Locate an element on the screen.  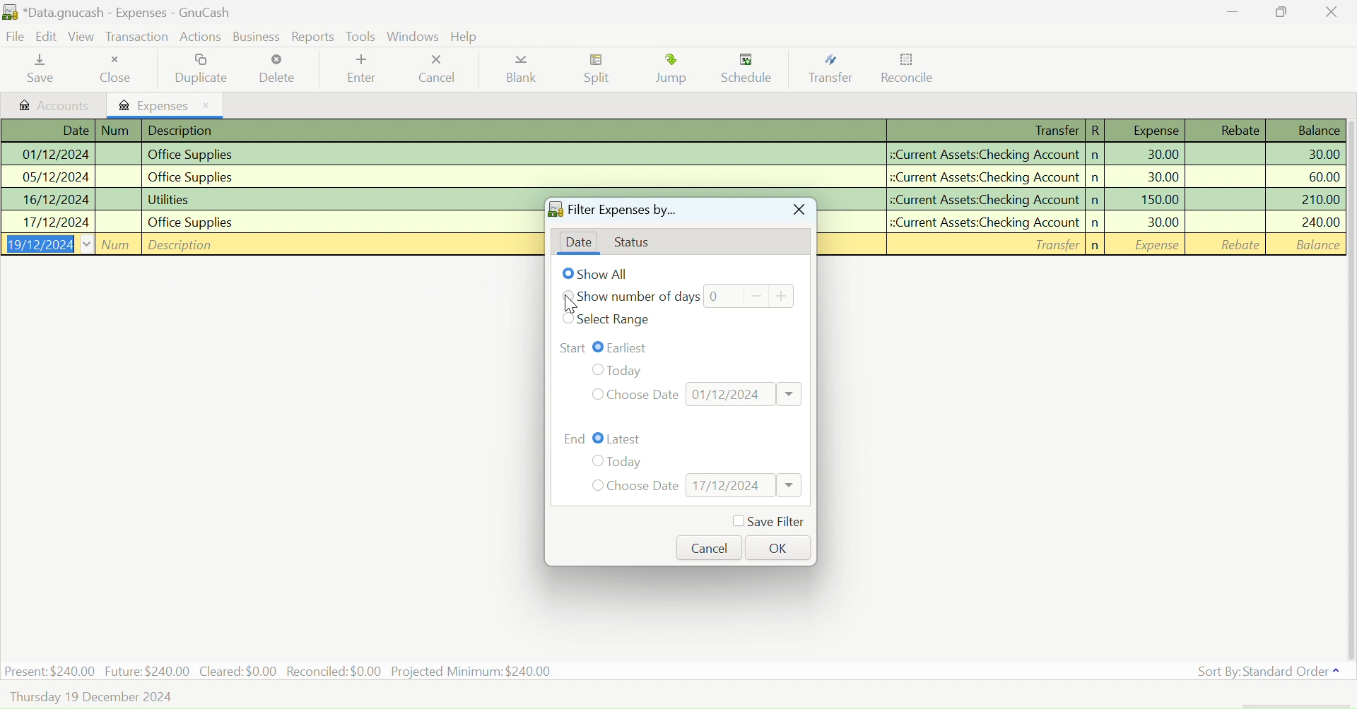
Utilities Transaction is located at coordinates (1086, 198).